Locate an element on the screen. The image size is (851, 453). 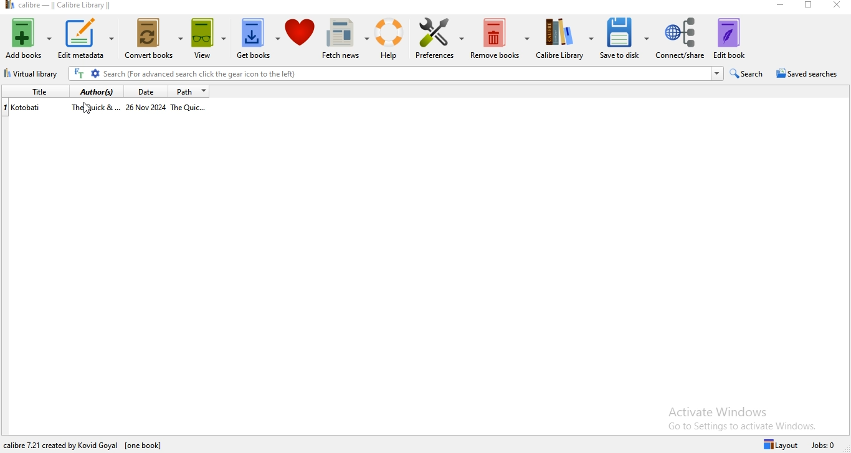
author(s) is located at coordinates (98, 93).